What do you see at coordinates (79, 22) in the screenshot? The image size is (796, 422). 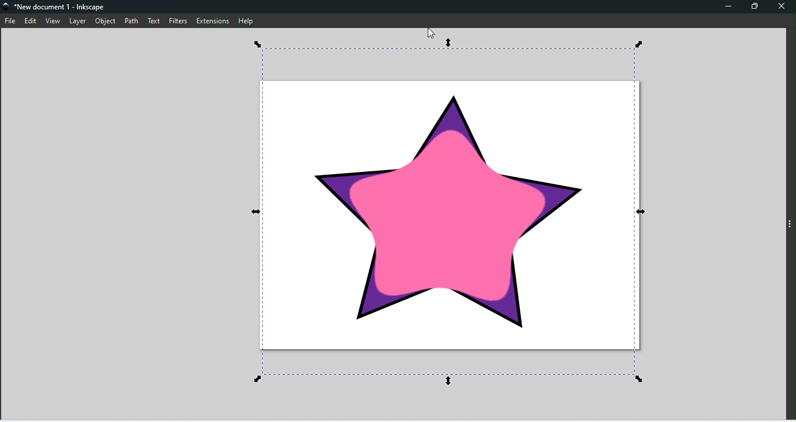 I see `Layer` at bounding box center [79, 22].